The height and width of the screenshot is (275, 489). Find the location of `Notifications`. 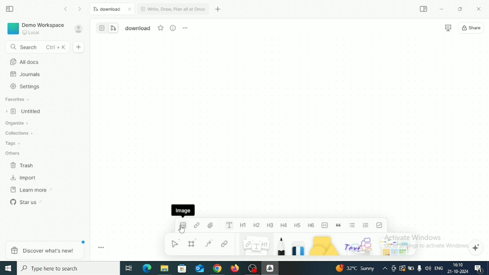

Notifications is located at coordinates (480, 269).